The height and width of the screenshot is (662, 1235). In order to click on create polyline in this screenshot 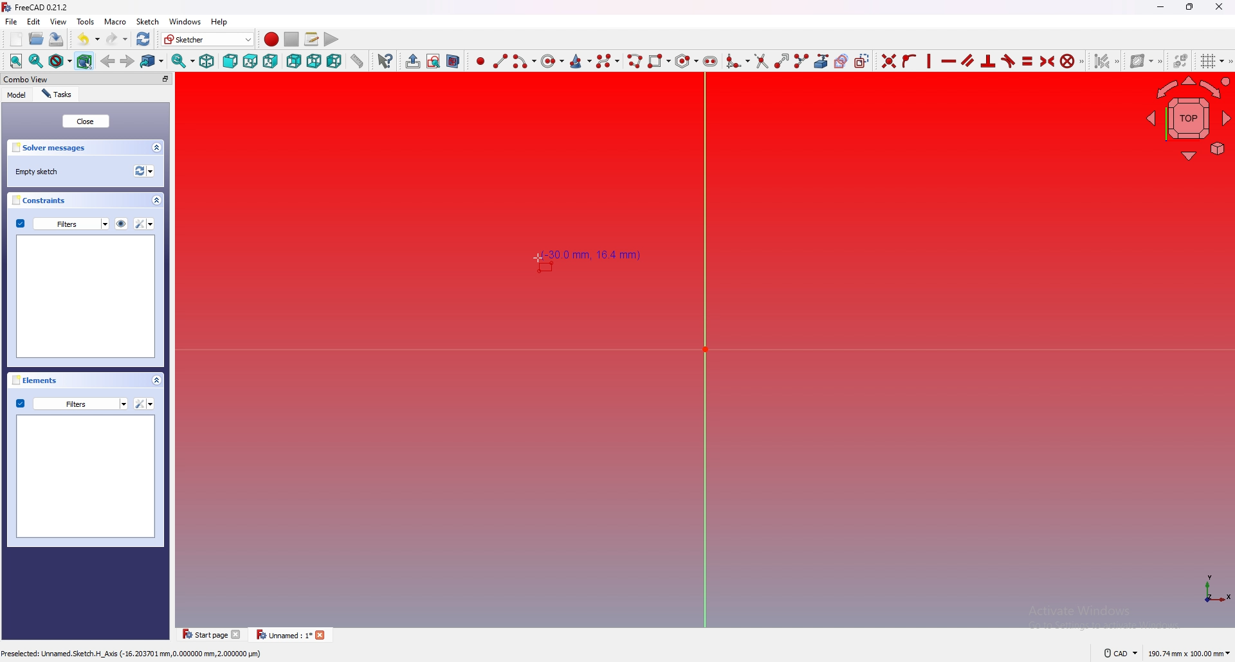, I will do `click(636, 61)`.